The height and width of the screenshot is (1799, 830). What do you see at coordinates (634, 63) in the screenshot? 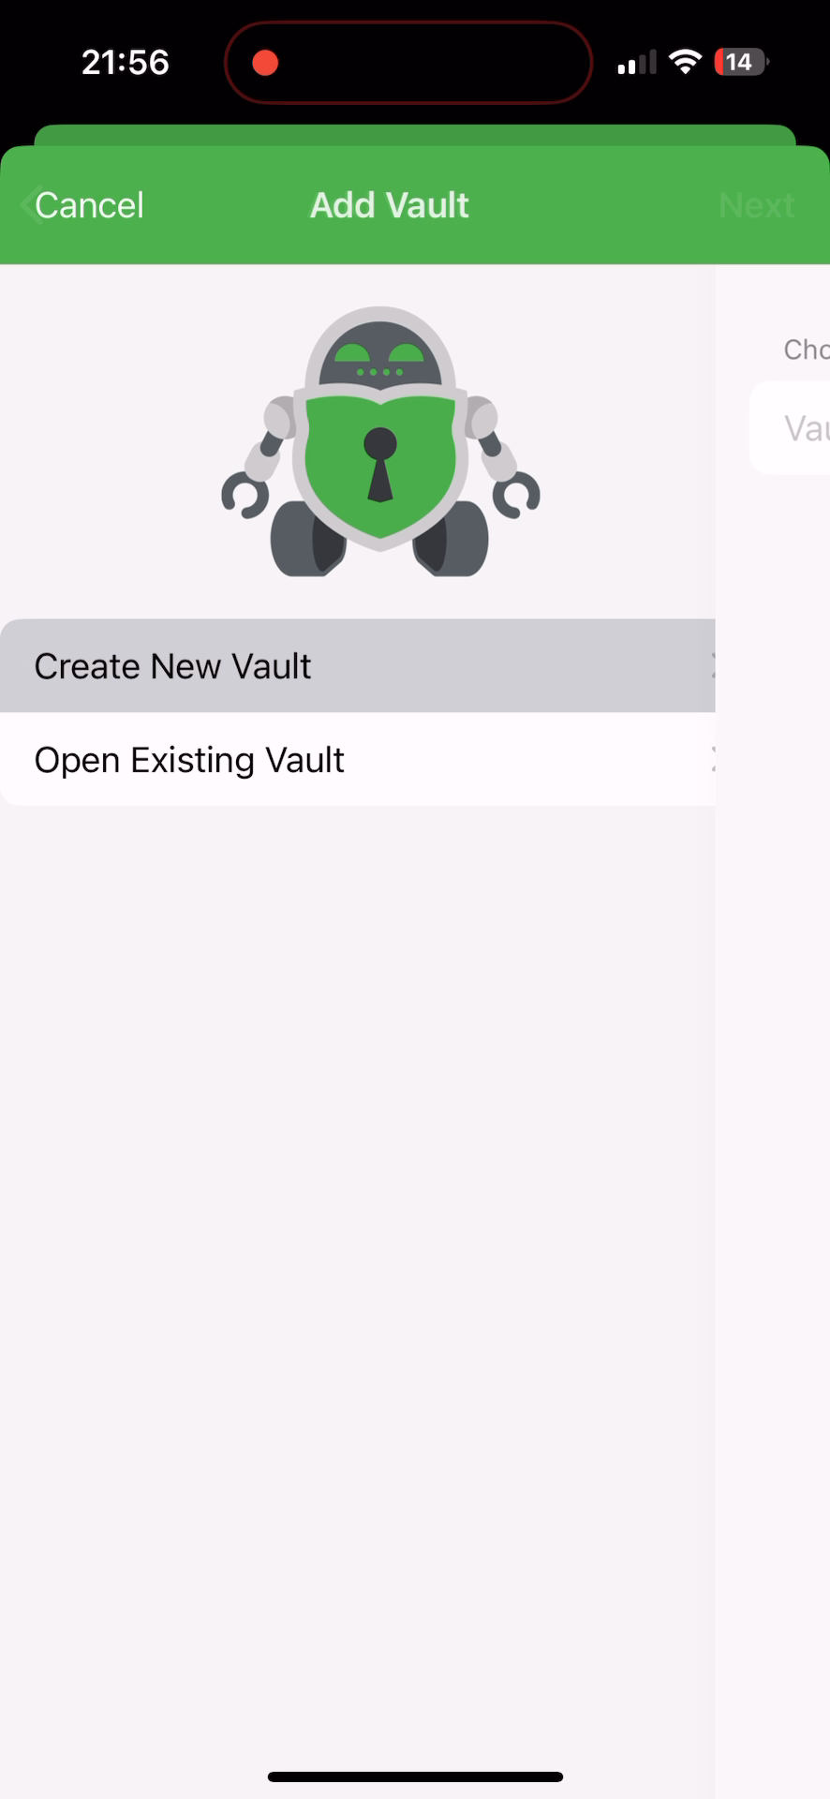
I see `signal` at bounding box center [634, 63].